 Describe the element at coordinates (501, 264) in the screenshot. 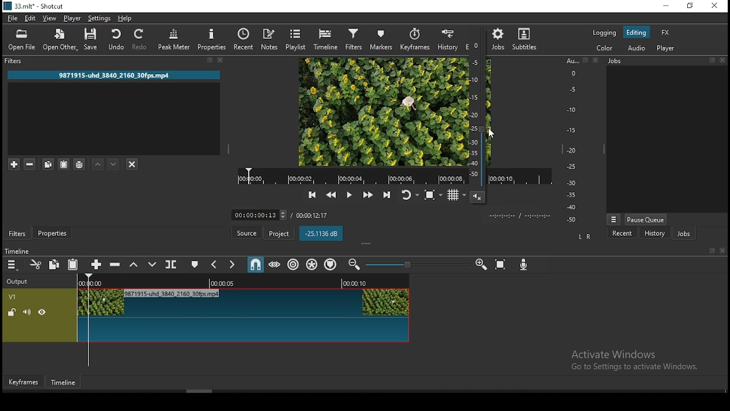

I see `zoom timeline to fit` at that location.